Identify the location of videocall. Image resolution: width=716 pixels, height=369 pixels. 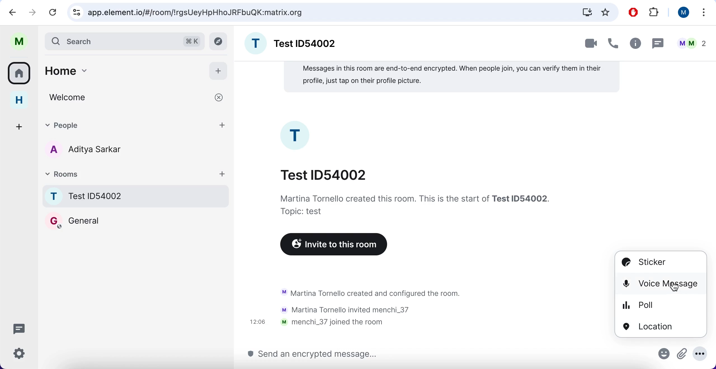
(590, 44).